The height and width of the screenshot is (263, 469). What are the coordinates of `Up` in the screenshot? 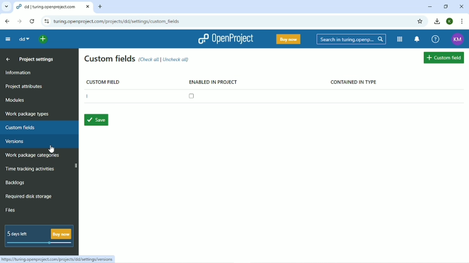 It's located at (7, 59).